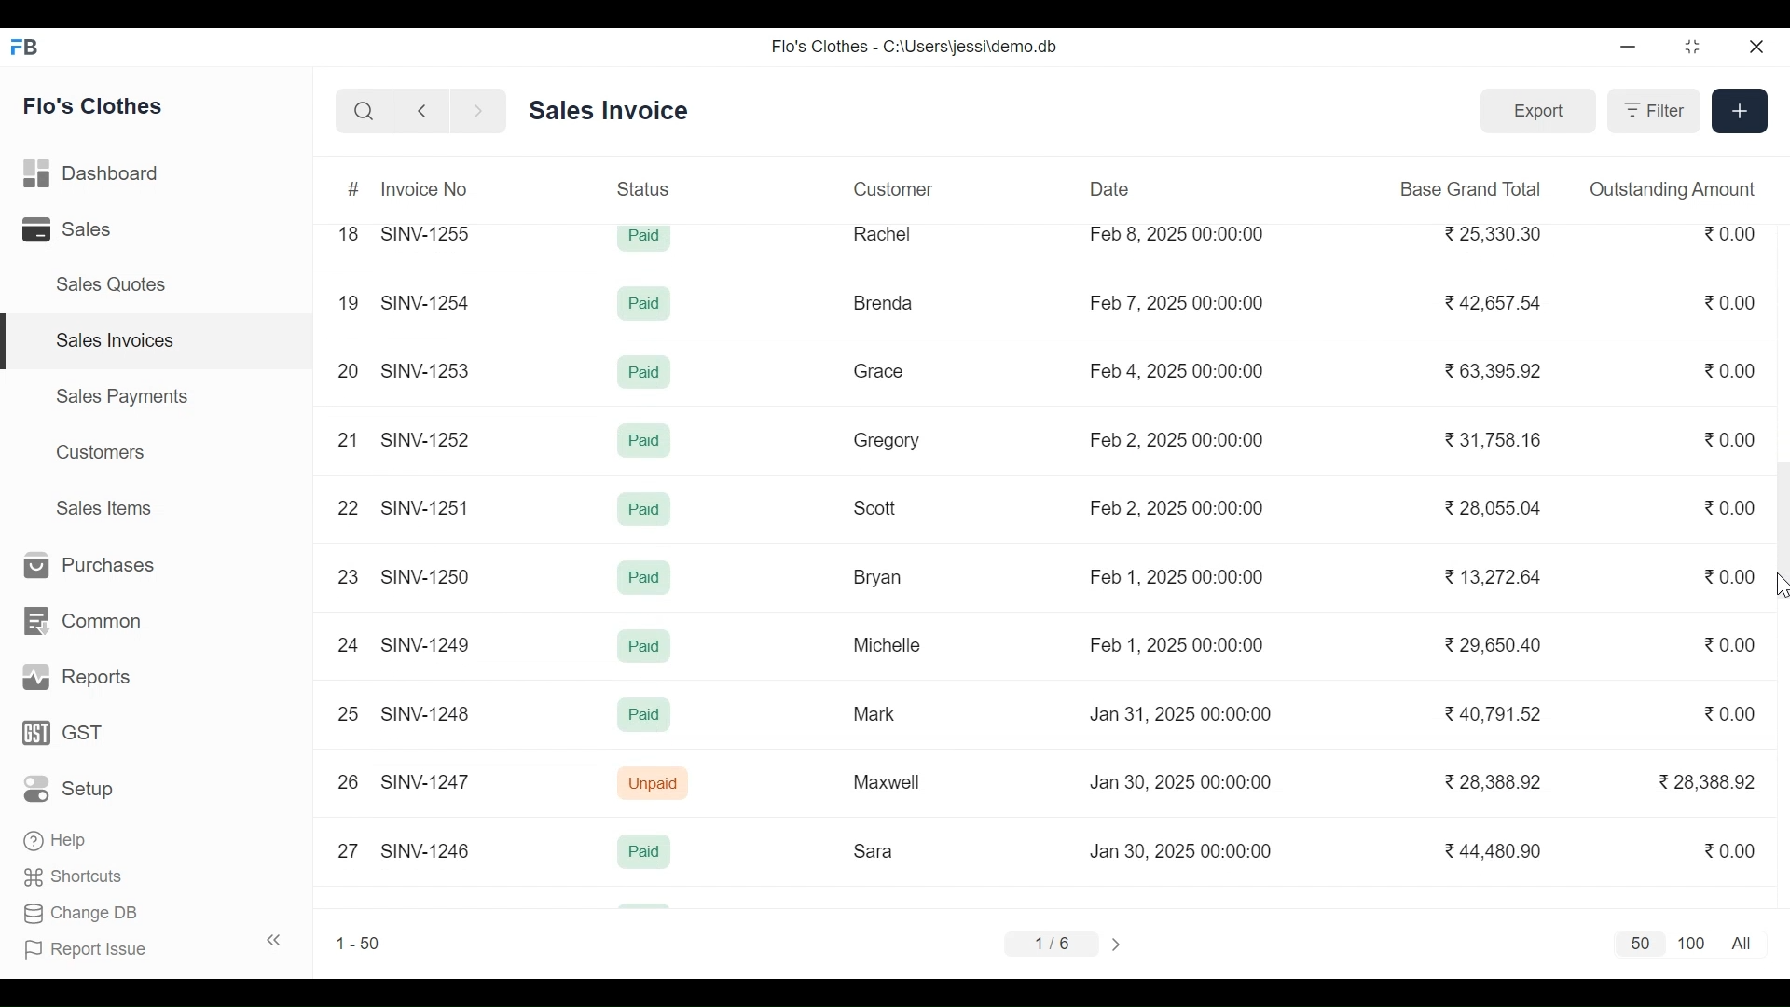  What do you see at coordinates (1181, 714) in the screenshot?
I see `Jan 31, 2025 00:00:00` at bounding box center [1181, 714].